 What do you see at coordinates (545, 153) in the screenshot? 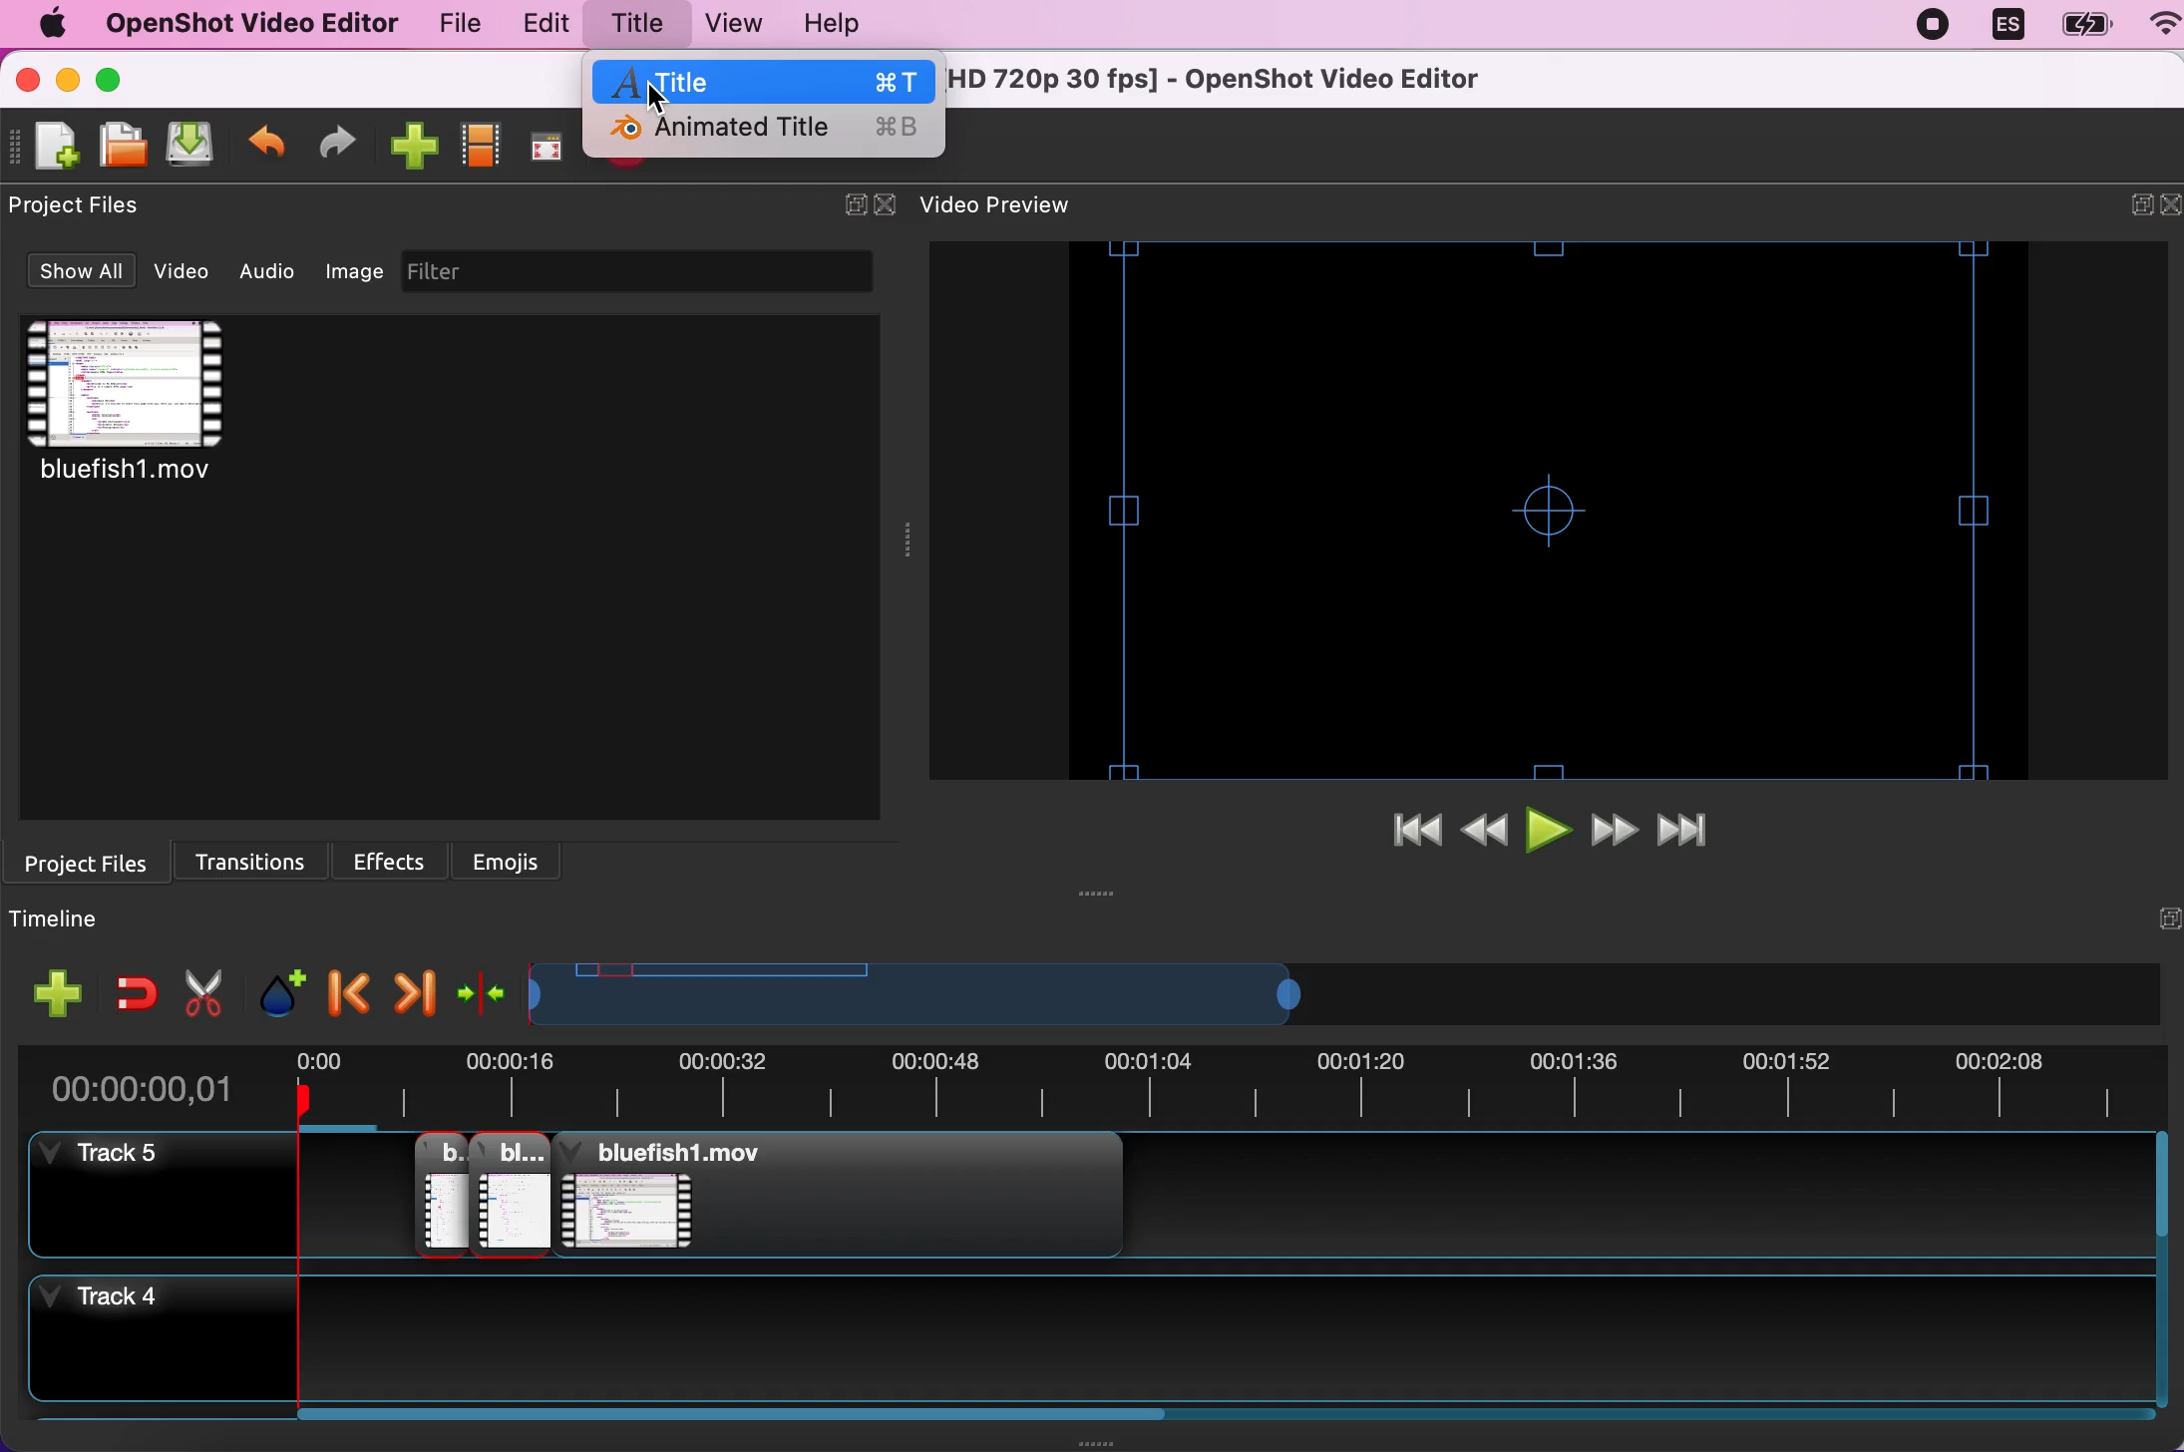
I see `full screen` at bounding box center [545, 153].